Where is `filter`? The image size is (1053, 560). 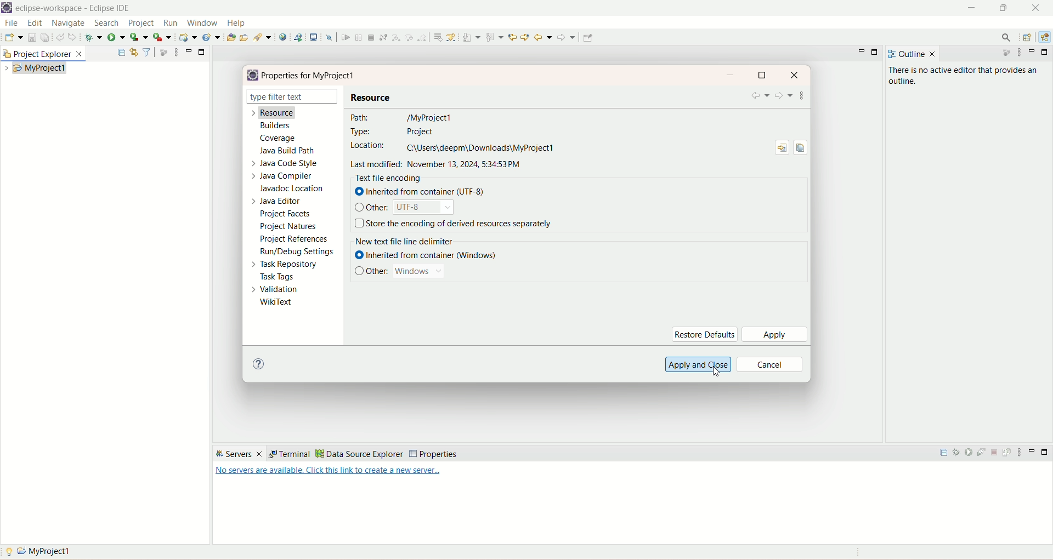
filter is located at coordinates (146, 52).